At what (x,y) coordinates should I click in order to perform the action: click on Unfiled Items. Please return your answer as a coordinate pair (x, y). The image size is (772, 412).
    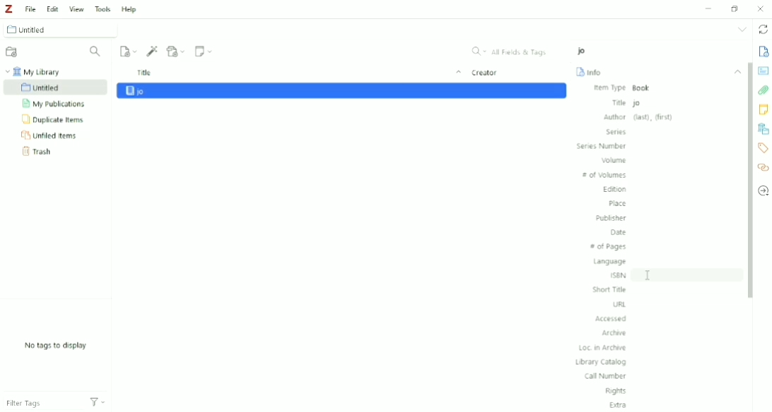
    Looking at the image, I should click on (52, 136).